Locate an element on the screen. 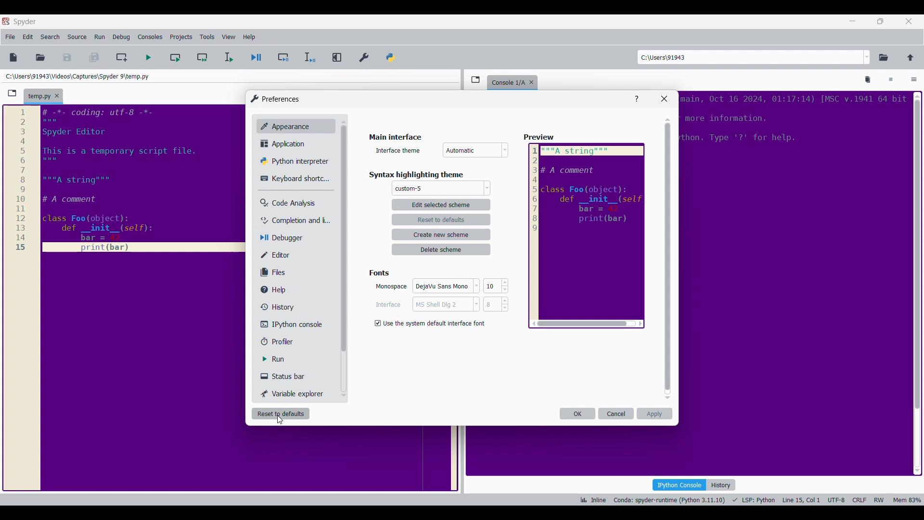 Image resolution: width=924 pixels, height=520 pixels. Vertical slide bar is located at coordinates (344, 259).